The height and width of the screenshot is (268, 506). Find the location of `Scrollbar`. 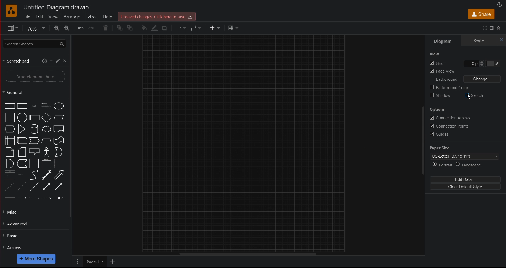

Scrollbar is located at coordinates (422, 140).